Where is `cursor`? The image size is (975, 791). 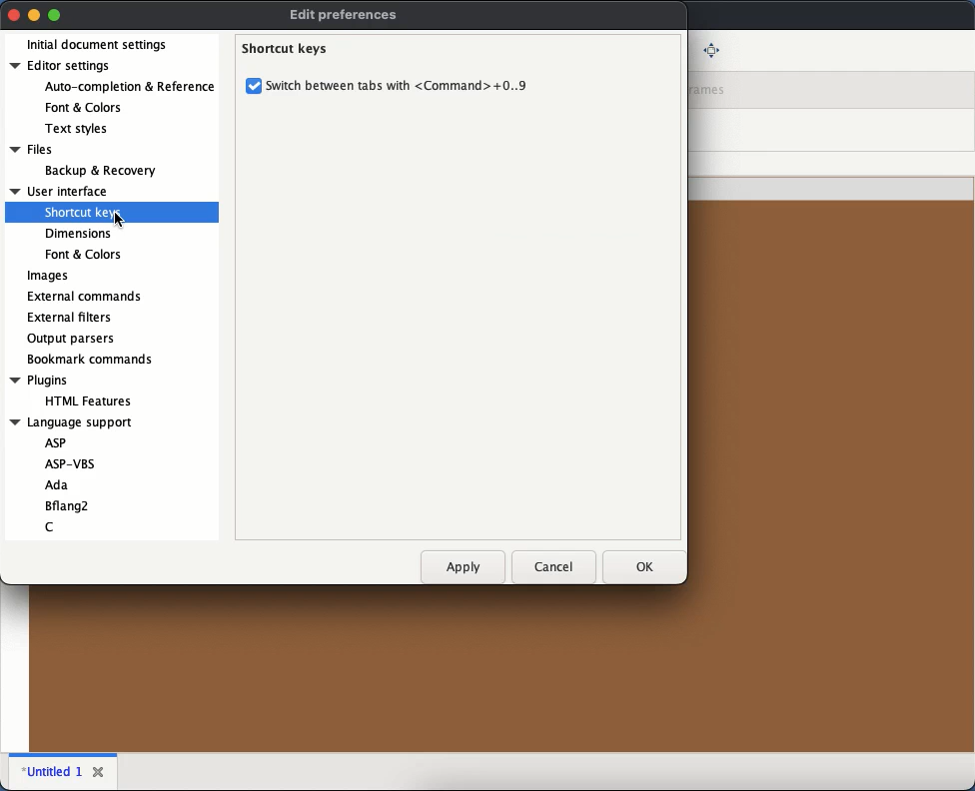
cursor is located at coordinates (121, 220).